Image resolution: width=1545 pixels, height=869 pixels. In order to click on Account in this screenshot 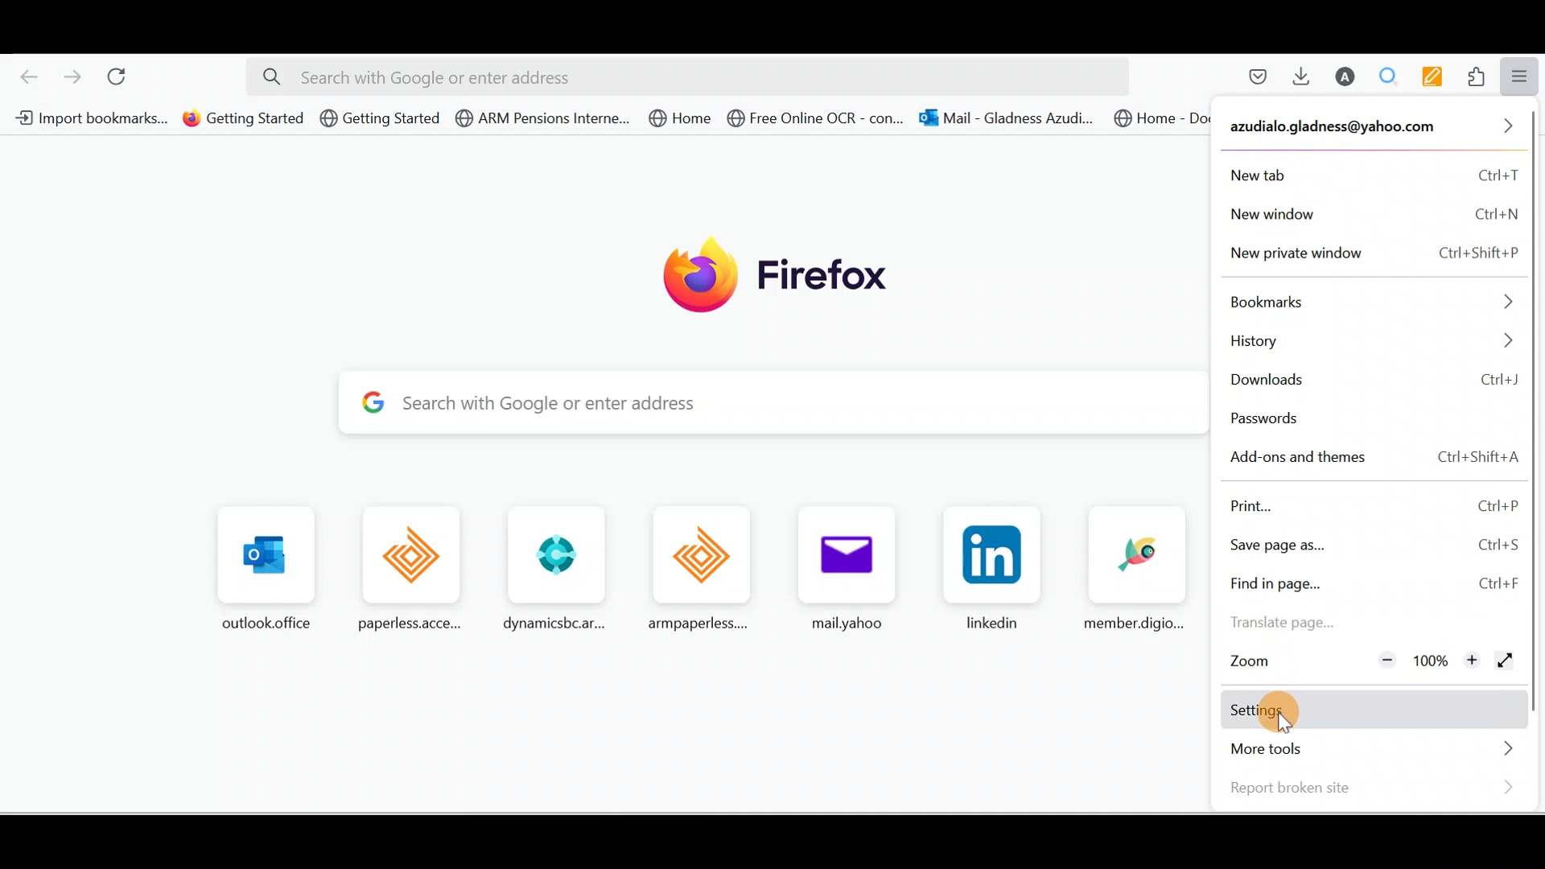, I will do `click(1347, 78)`.